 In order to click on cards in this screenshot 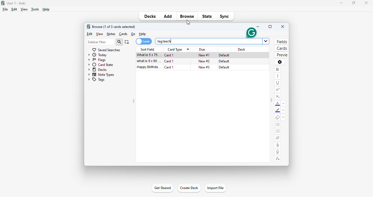, I will do `click(144, 41)`.